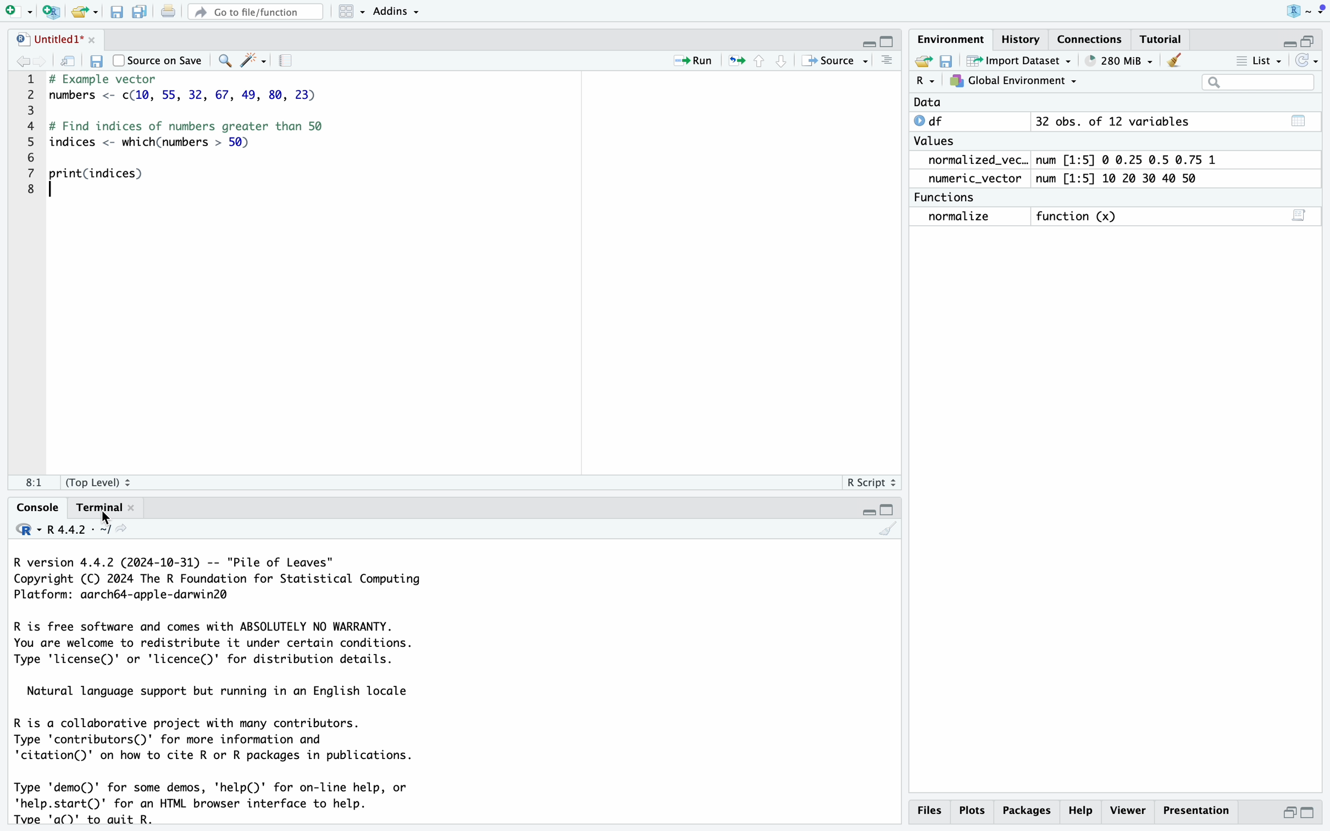  Describe the element at coordinates (97, 60) in the screenshot. I see `save` at that location.